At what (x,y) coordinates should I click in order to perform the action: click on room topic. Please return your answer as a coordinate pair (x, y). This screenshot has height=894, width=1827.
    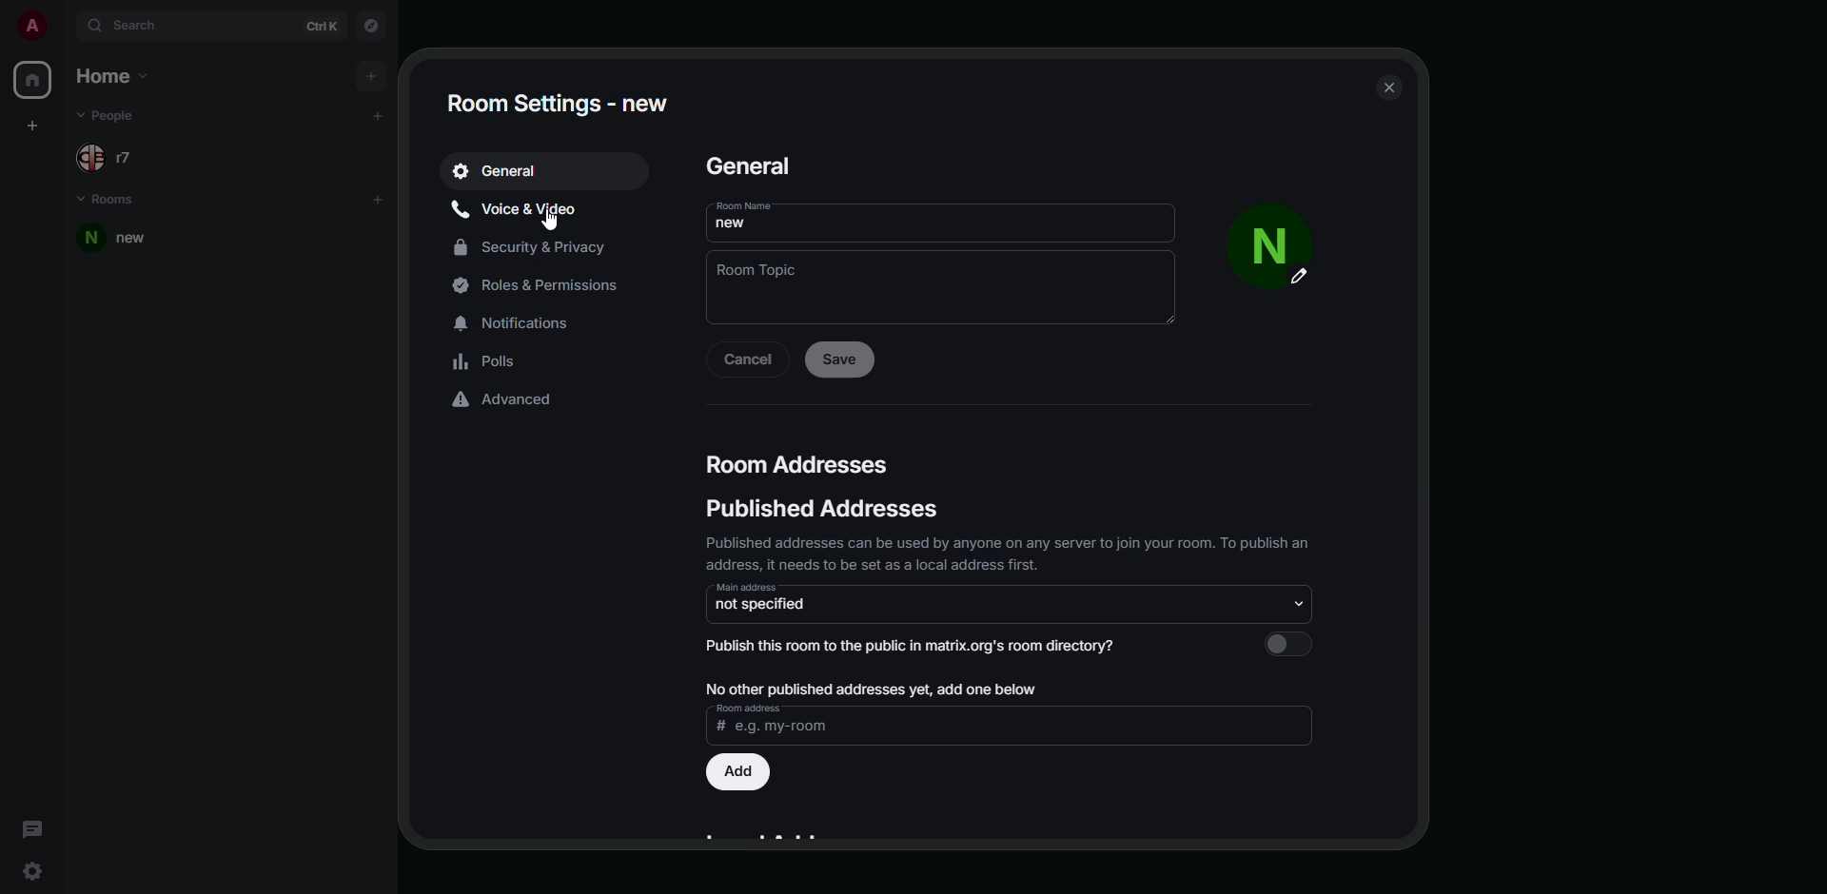
    Looking at the image, I should click on (762, 276).